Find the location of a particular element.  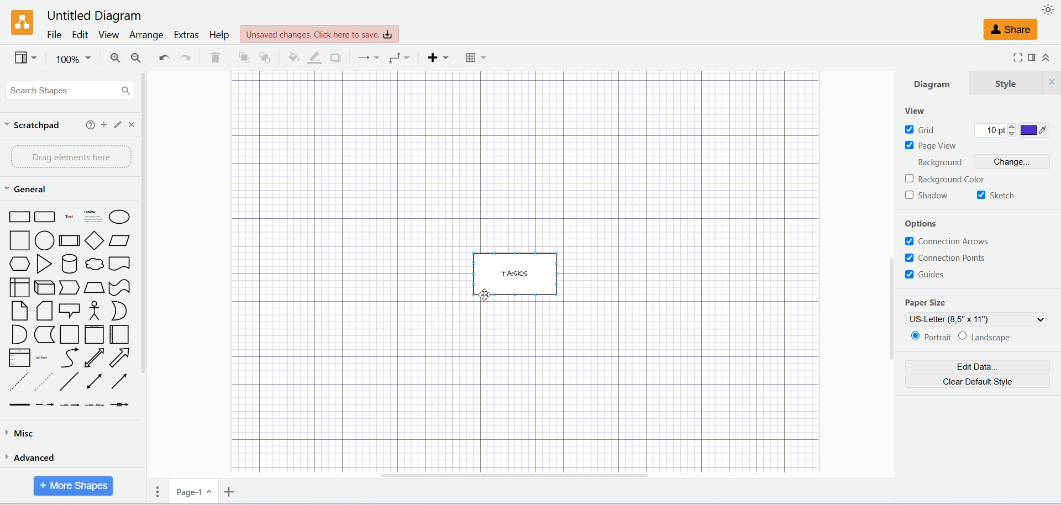

Document is located at coordinates (120, 264).